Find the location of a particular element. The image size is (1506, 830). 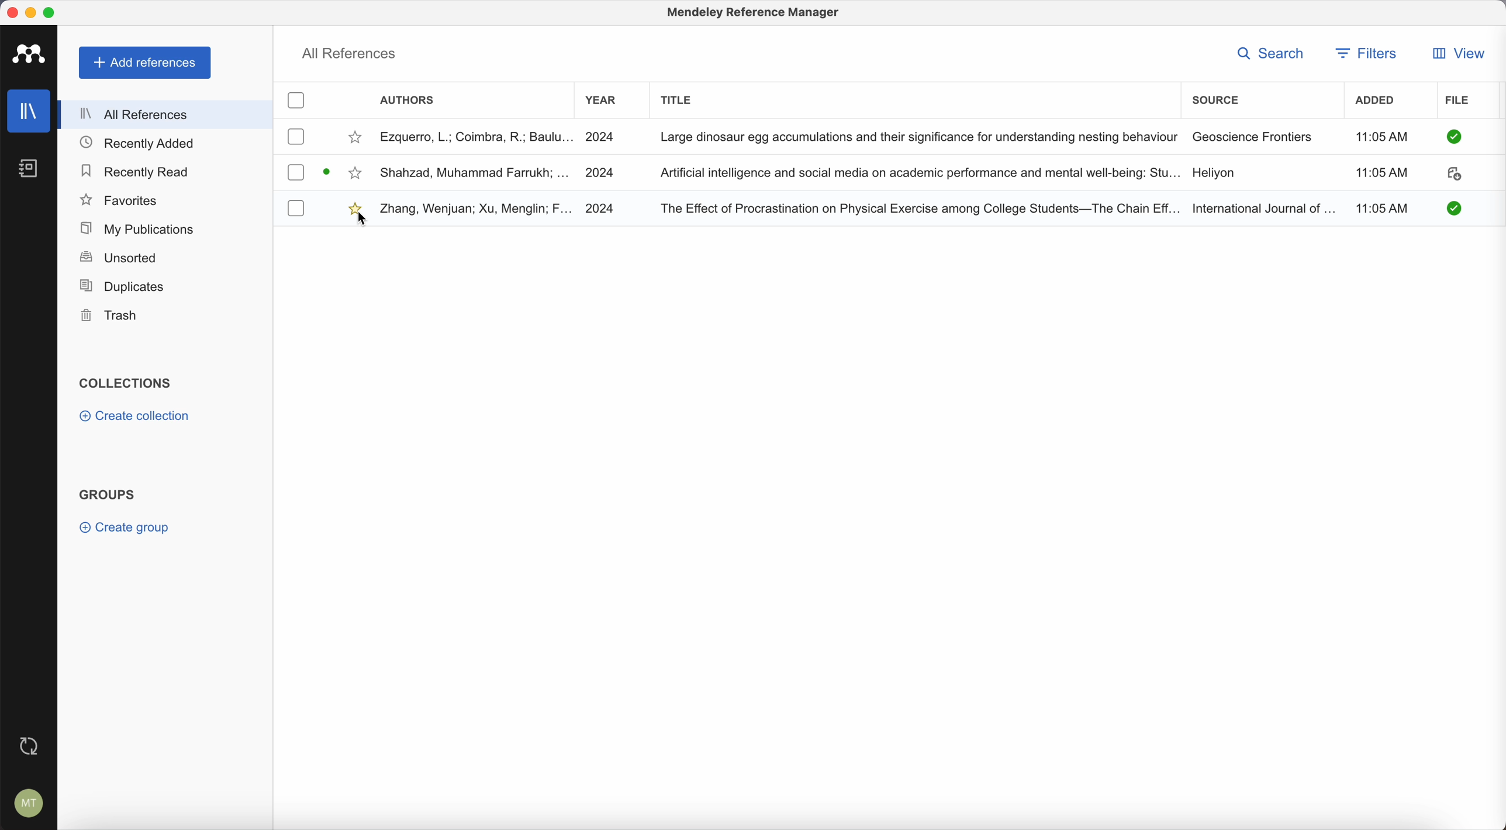

duplicates is located at coordinates (122, 286).